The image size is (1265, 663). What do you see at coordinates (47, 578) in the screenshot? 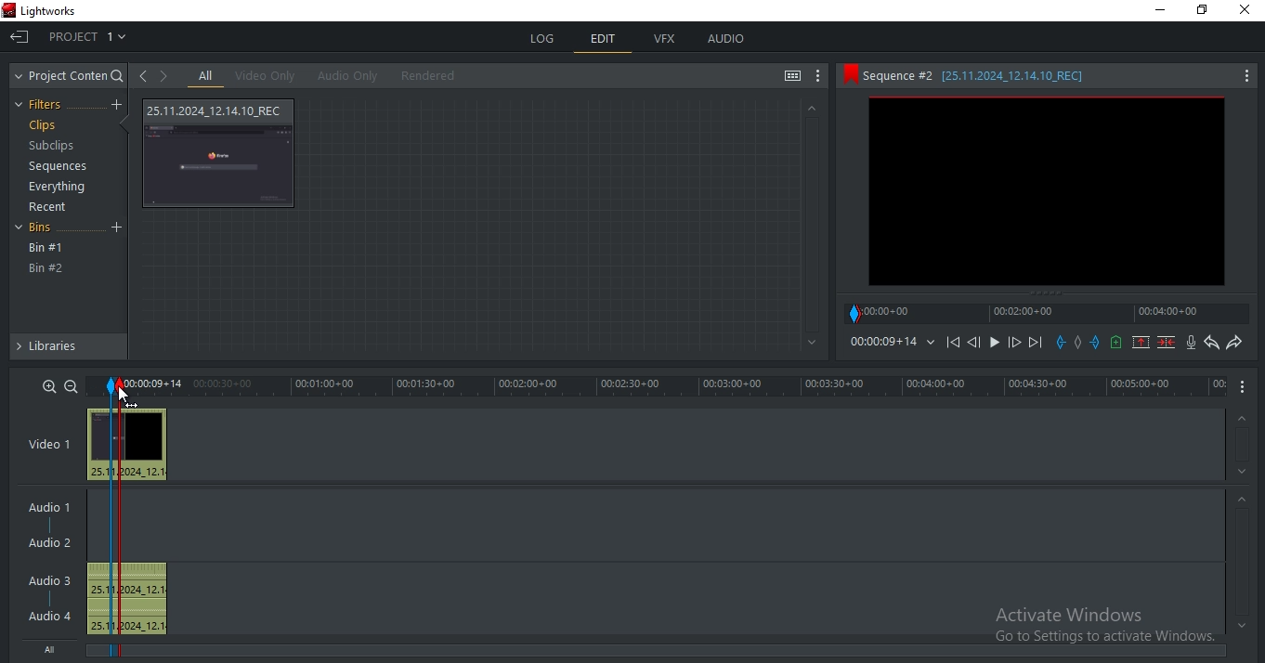
I see `Audio 3` at bounding box center [47, 578].